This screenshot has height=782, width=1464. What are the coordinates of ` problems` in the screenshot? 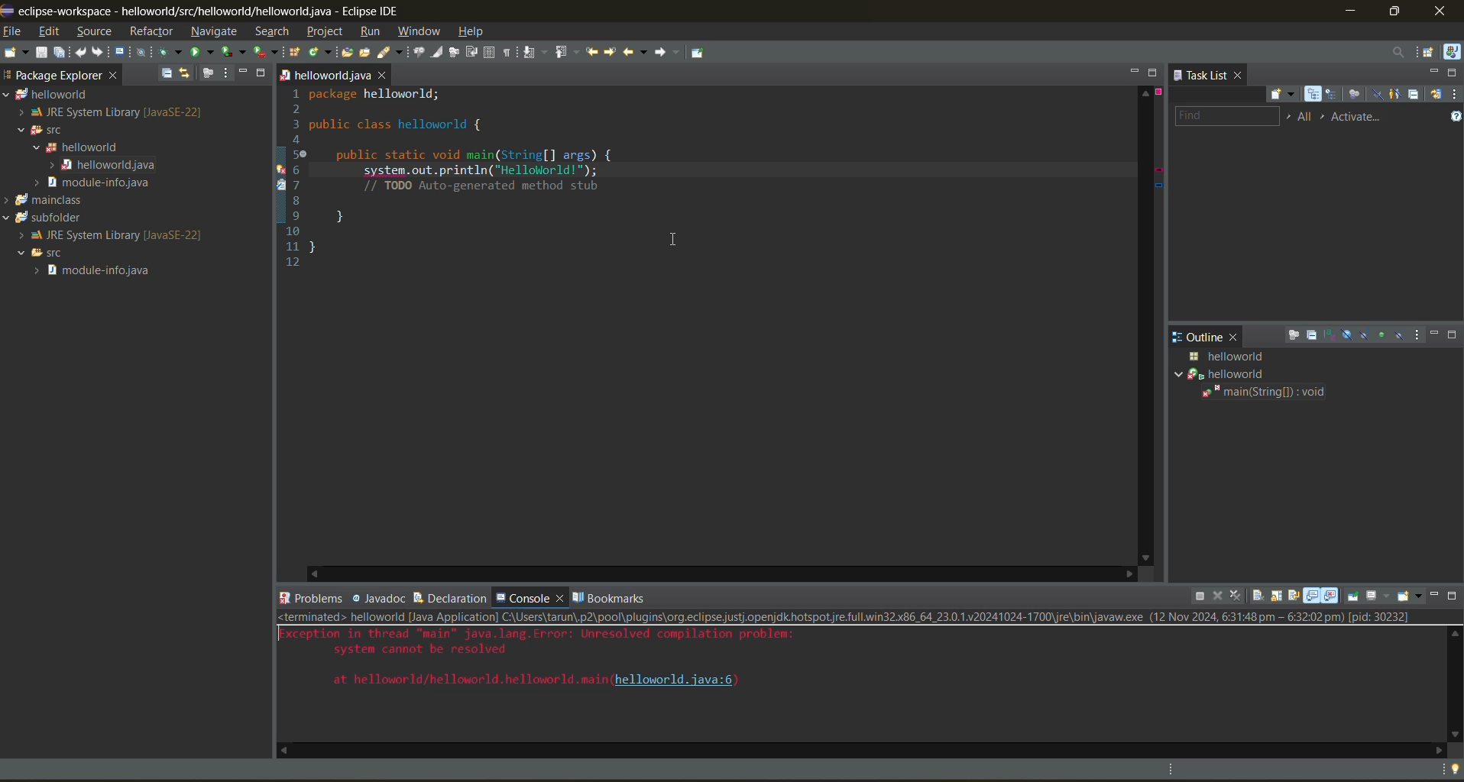 It's located at (313, 597).